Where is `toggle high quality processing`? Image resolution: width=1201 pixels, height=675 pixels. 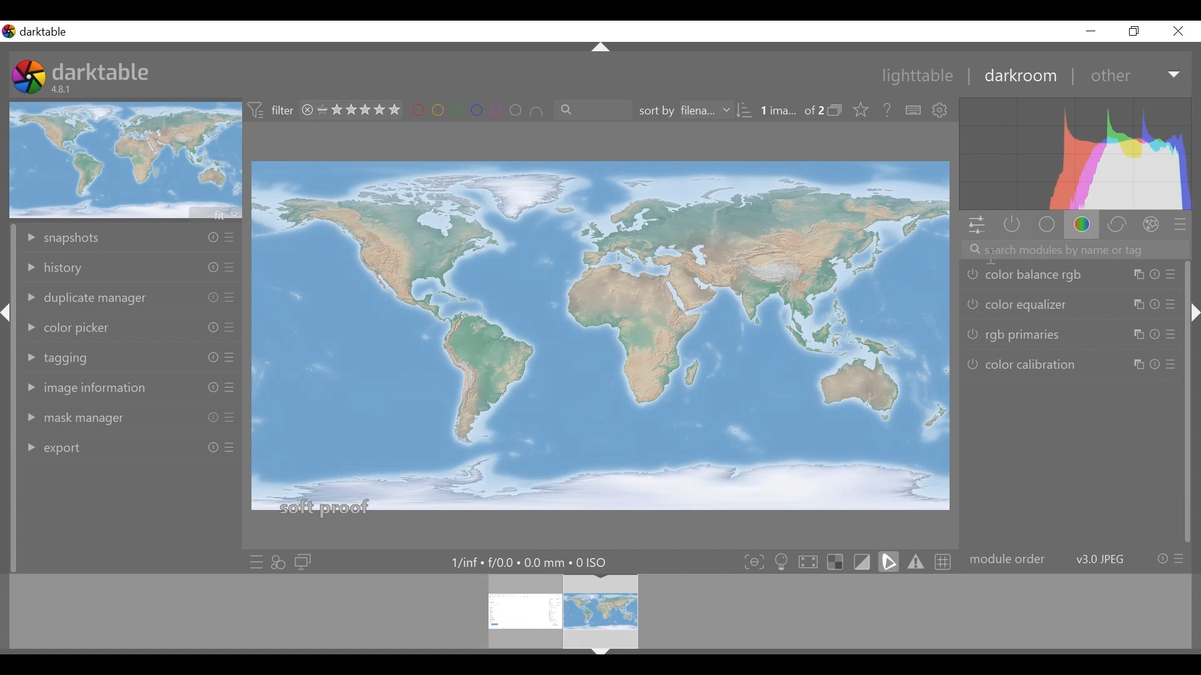 toggle high quality processing is located at coordinates (811, 561).